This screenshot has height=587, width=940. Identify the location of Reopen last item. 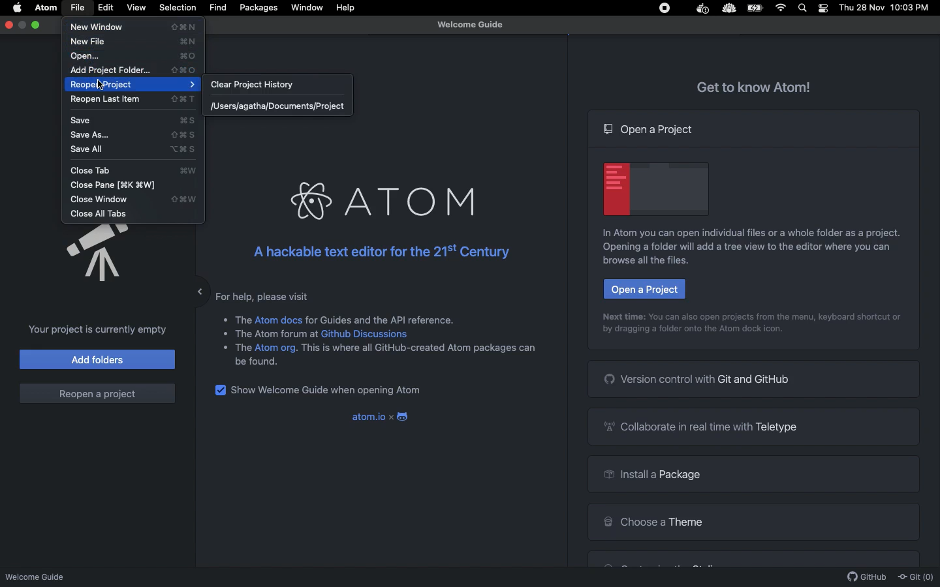
(133, 100).